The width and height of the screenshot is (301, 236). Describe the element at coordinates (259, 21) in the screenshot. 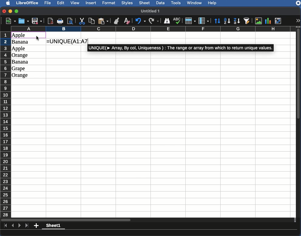

I see `Image` at that location.